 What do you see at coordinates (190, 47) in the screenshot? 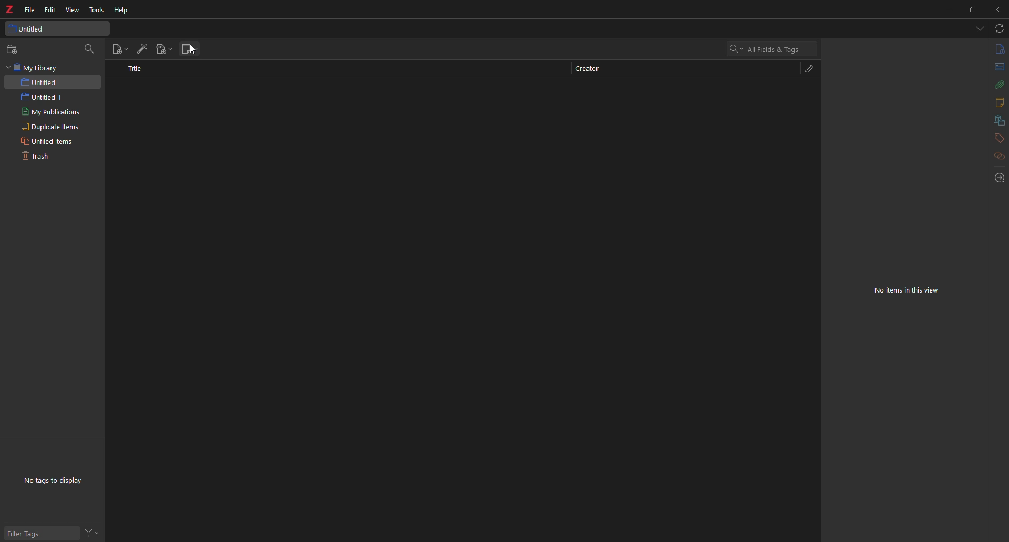
I see `new note` at bounding box center [190, 47].